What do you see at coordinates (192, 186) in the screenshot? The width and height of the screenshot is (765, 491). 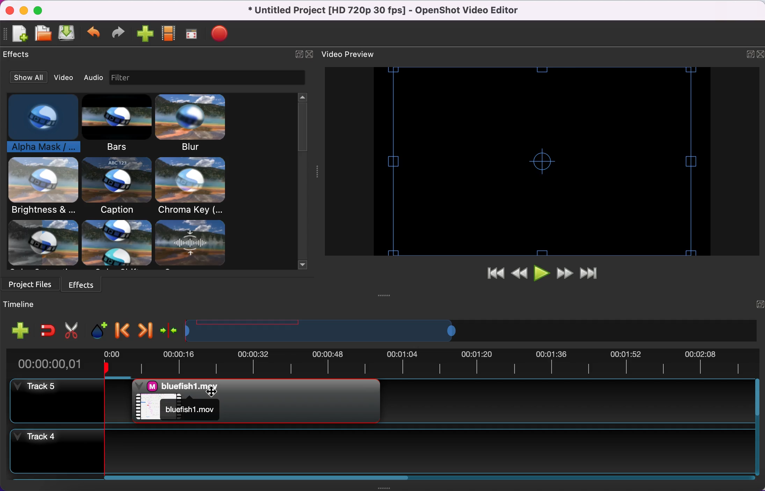 I see `chroma key` at bounding box center [192, 186].